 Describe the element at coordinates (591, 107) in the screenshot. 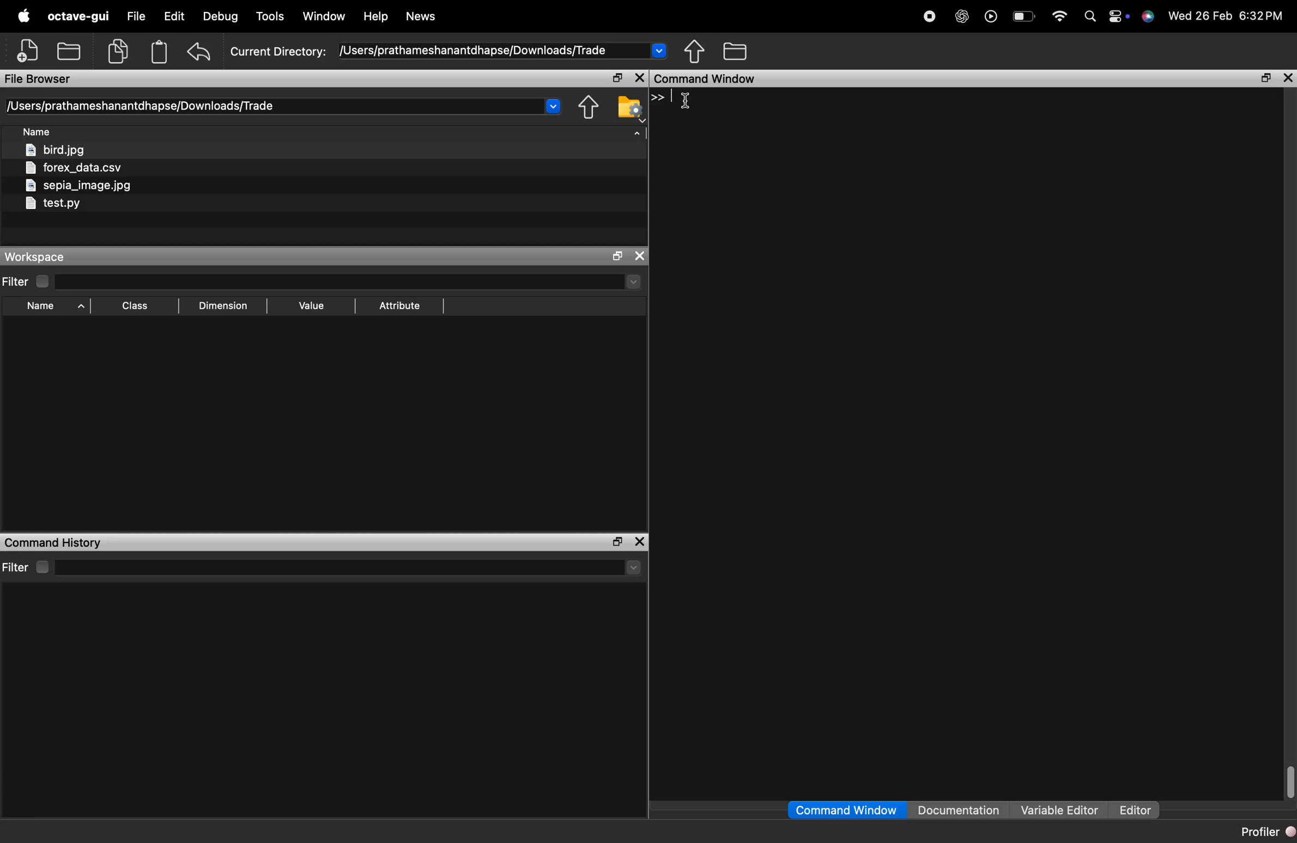

I see `one directory up` at that location.